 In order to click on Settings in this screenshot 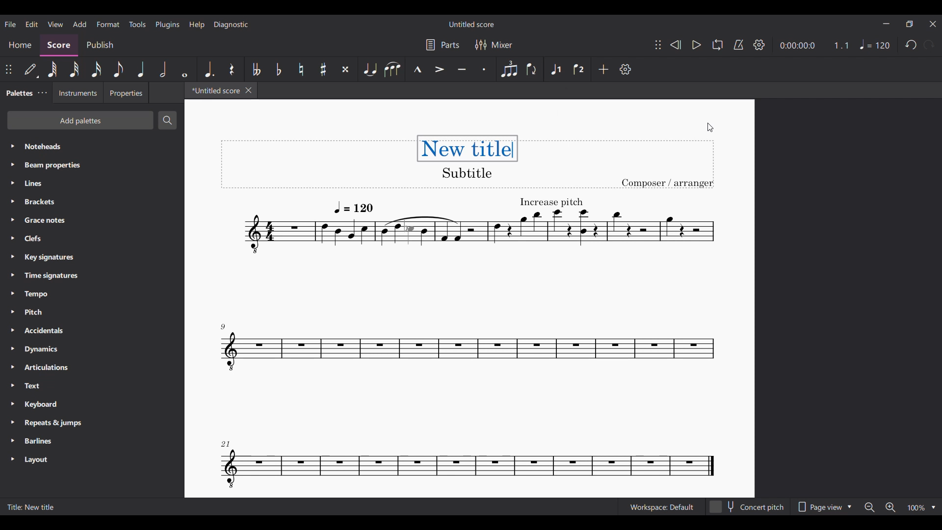, I will do `click(759, 44)`.